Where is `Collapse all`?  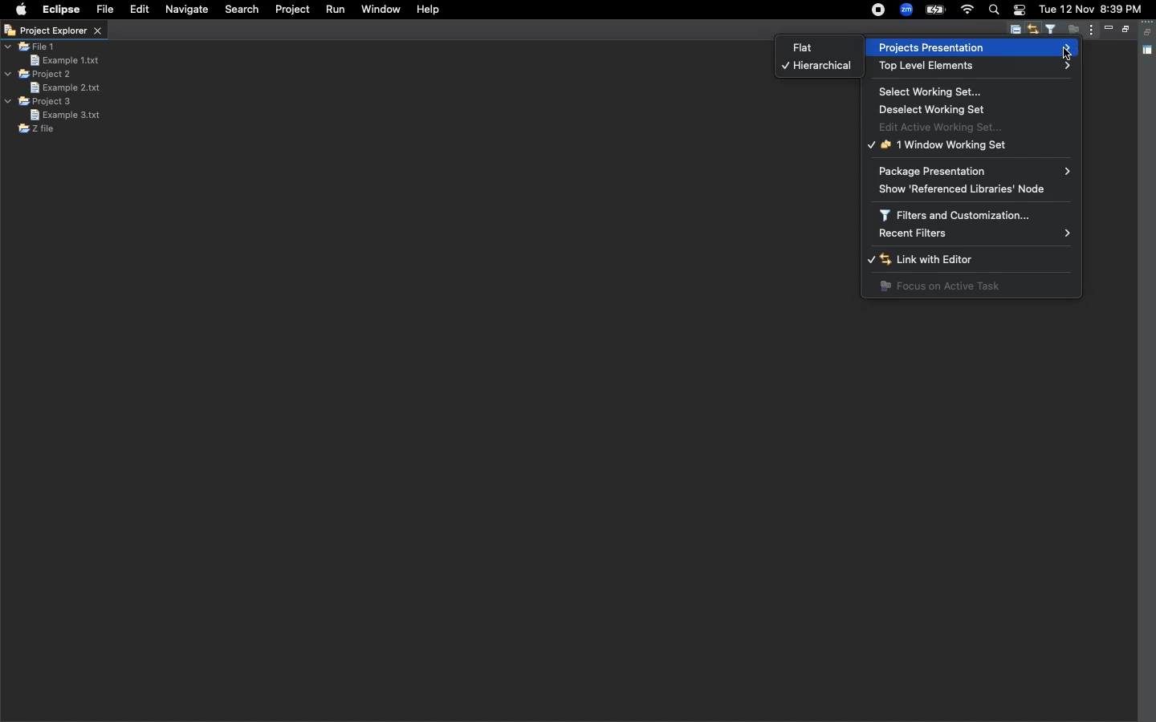 Collapse all is located at coordinates (1149, 32).